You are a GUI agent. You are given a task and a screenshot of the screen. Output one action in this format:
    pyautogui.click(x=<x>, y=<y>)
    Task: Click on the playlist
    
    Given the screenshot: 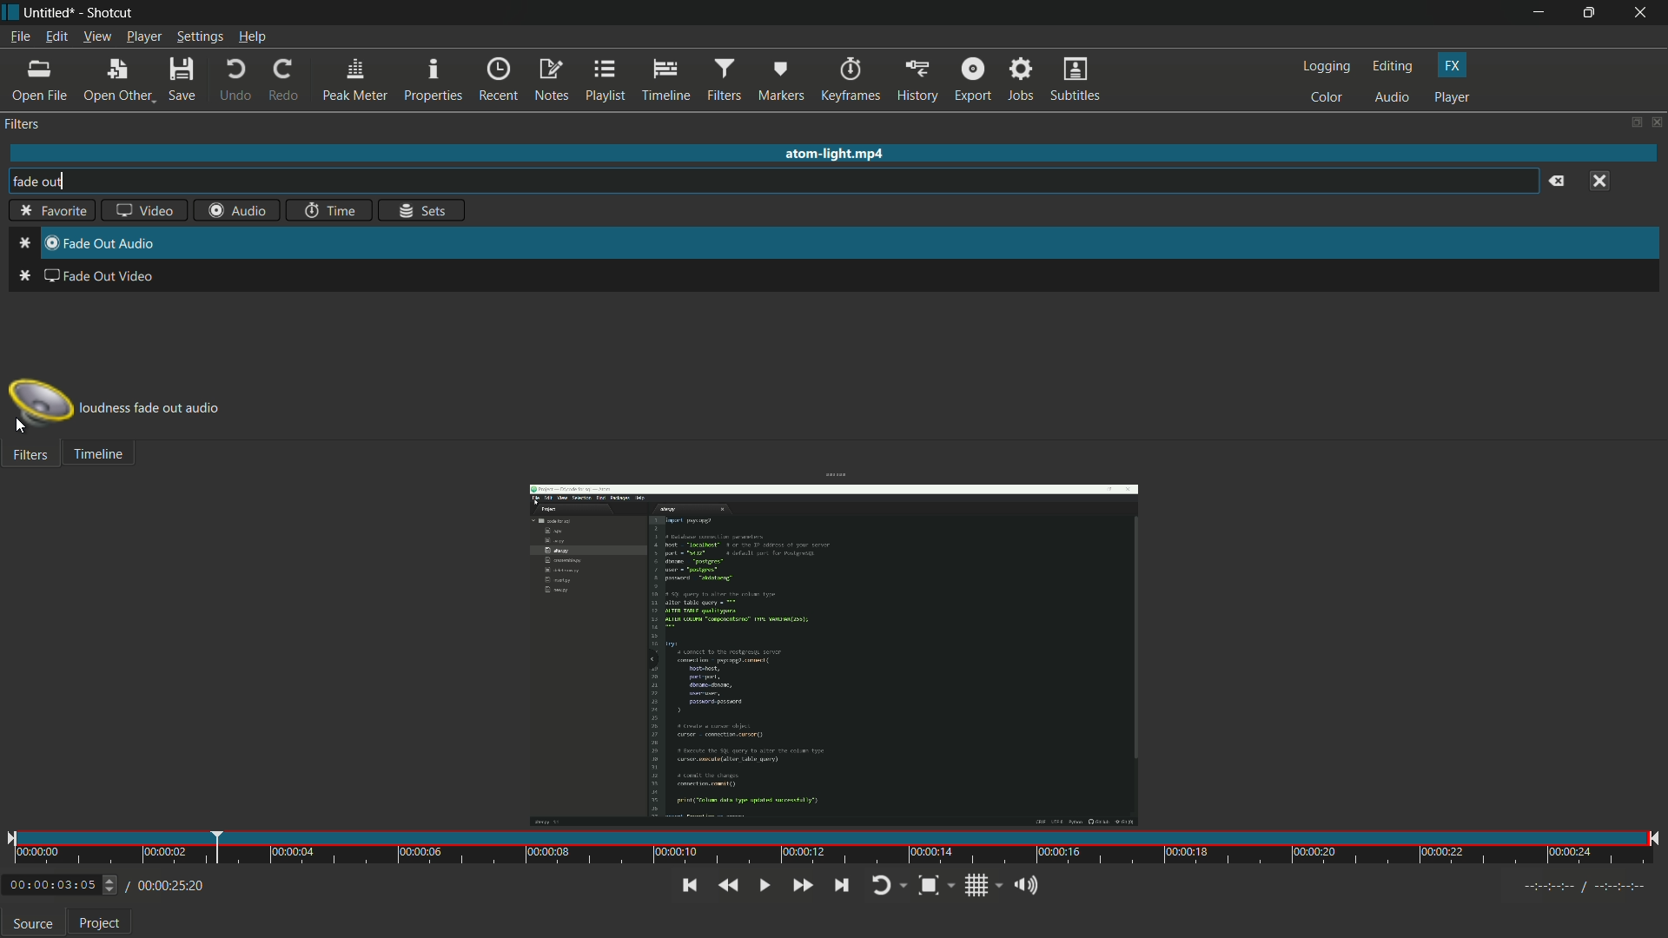 What is the action you would take?
    pyautogui.click(x=608, y=81)
    